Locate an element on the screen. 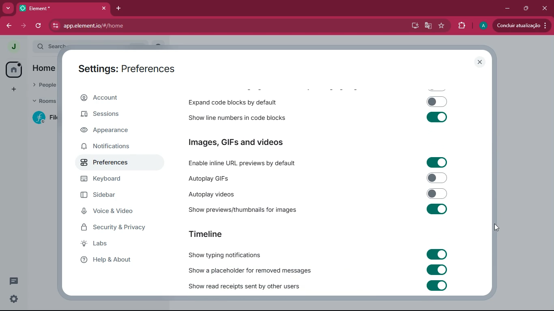 Image resolution: width=554 pixels, height=311 pixels. forward is located at coordinates (23, 26).